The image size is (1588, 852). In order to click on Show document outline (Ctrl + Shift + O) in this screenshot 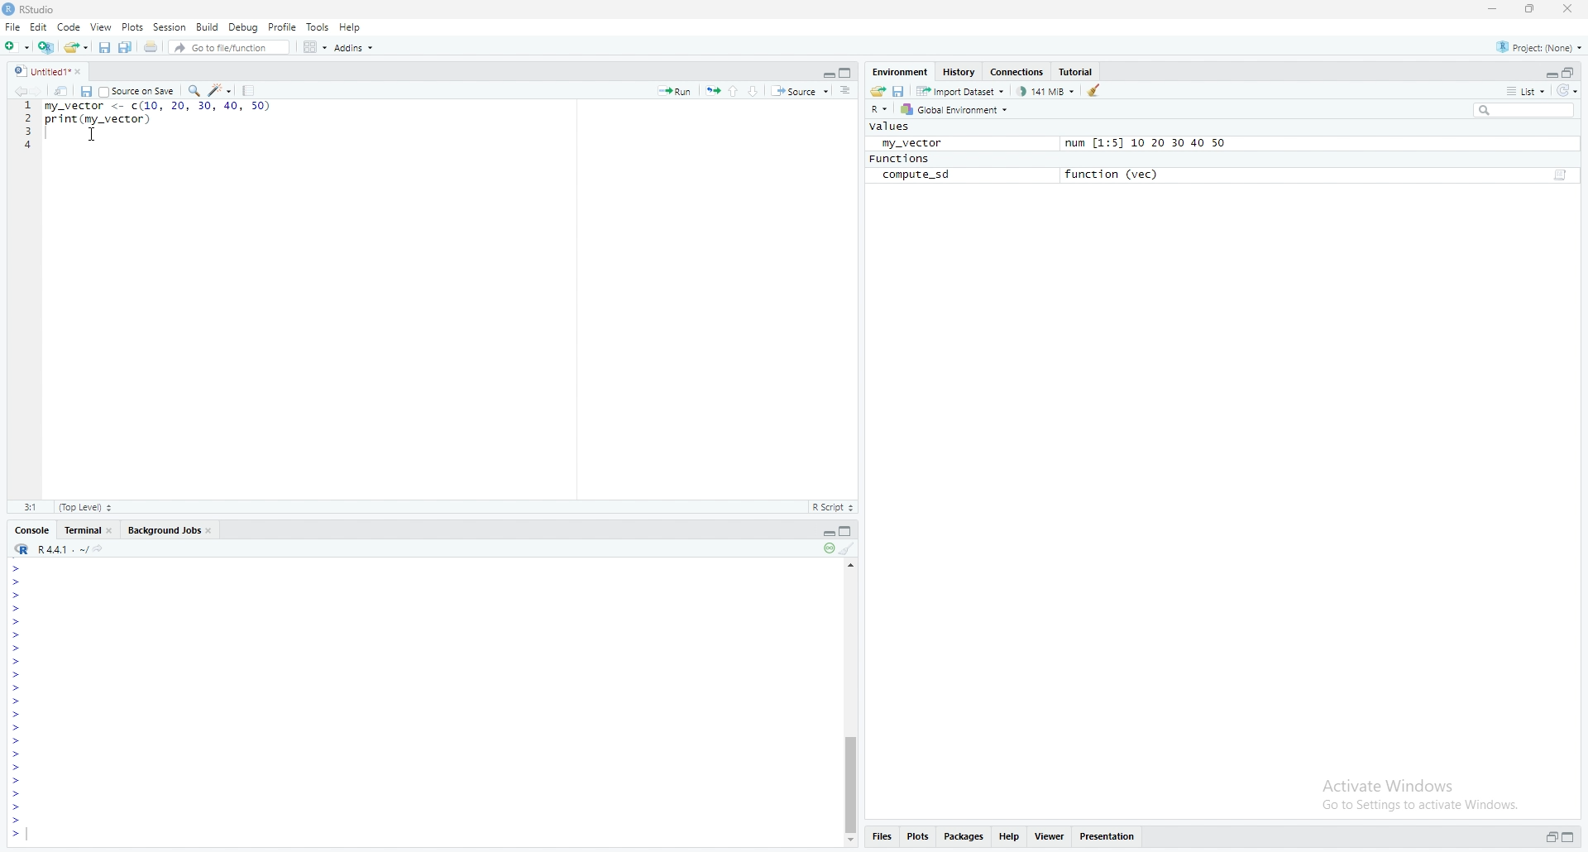, I will do `click(845, 90)`.